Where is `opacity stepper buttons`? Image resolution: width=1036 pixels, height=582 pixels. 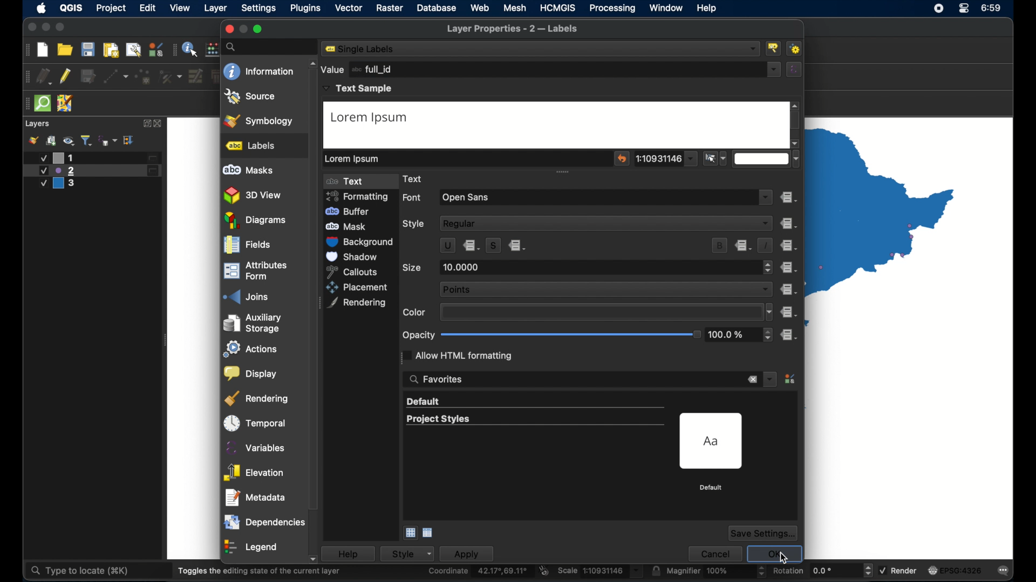
opacity stepper buttons is located at coordinates (741, 335).